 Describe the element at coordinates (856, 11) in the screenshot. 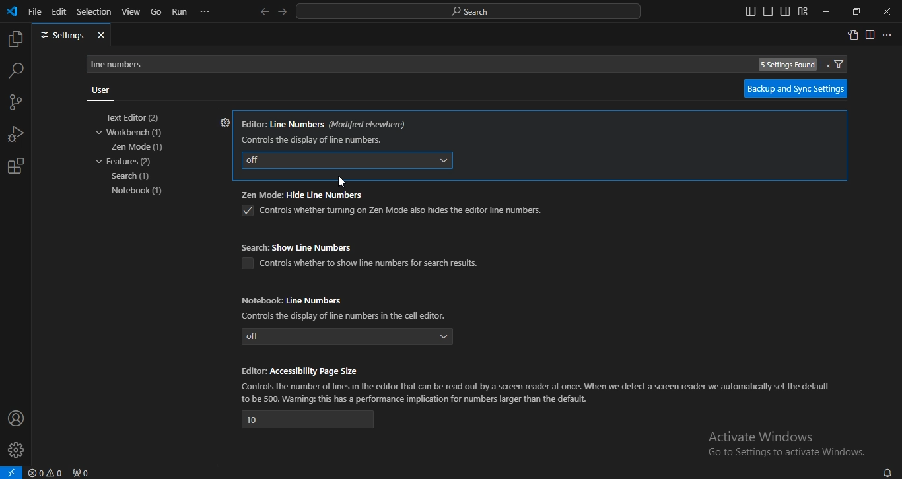

I see `restore down` at that location.